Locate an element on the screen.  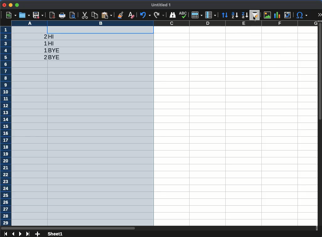
redo is located at coordinates (158, 15).